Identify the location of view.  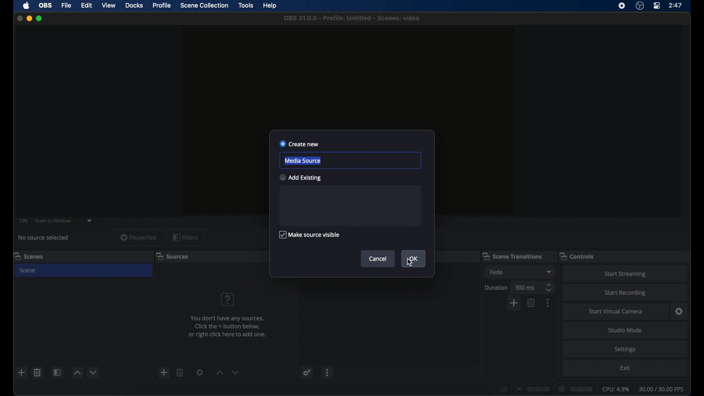
(109, 5).